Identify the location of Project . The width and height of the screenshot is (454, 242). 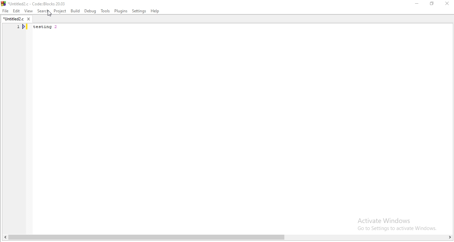
(60, 11).